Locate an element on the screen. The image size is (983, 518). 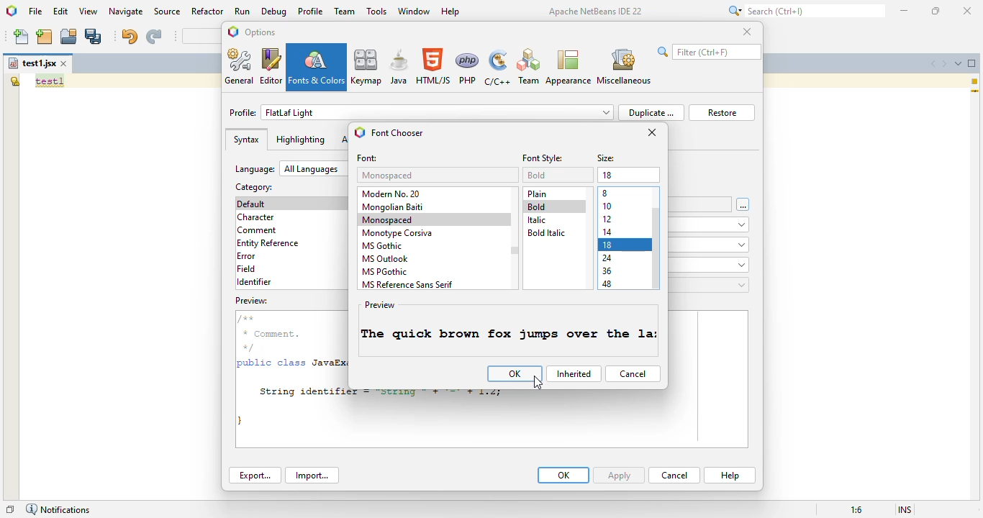
file is located at coordinates (35, 11).